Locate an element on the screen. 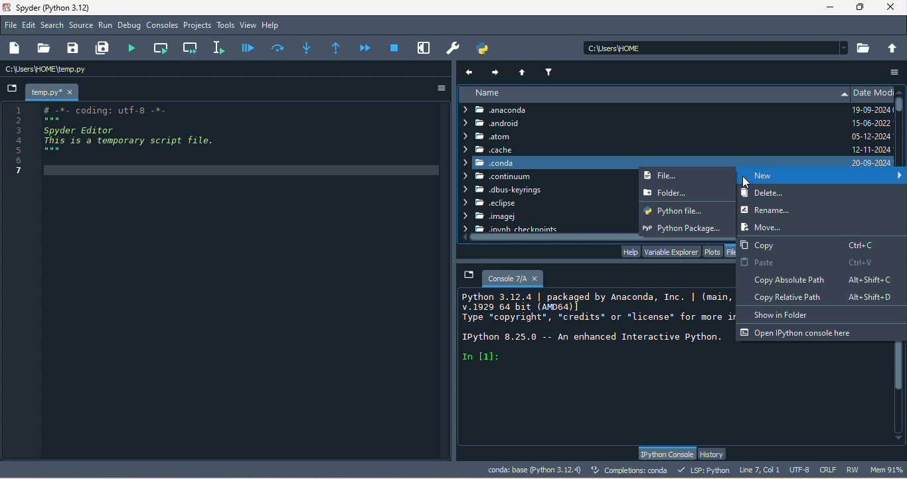 The width and height of the screenshot is (907, 479). more option is located at coordinates (896, 72).